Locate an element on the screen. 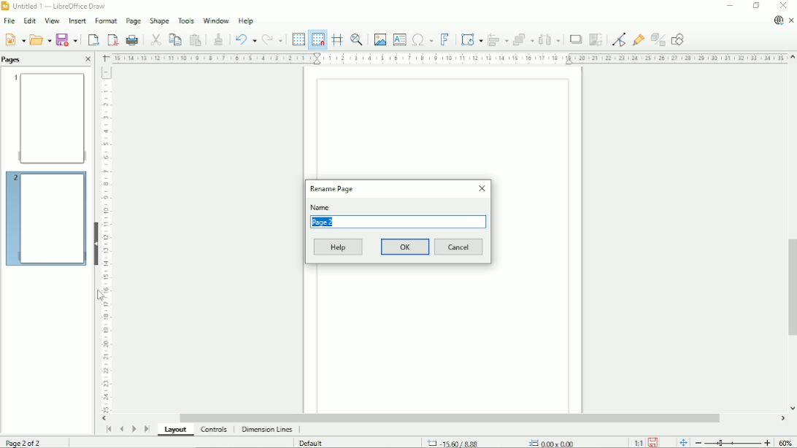 The width and height of the screenshot is (797, 448). Page is located at coordinates (133, 21).